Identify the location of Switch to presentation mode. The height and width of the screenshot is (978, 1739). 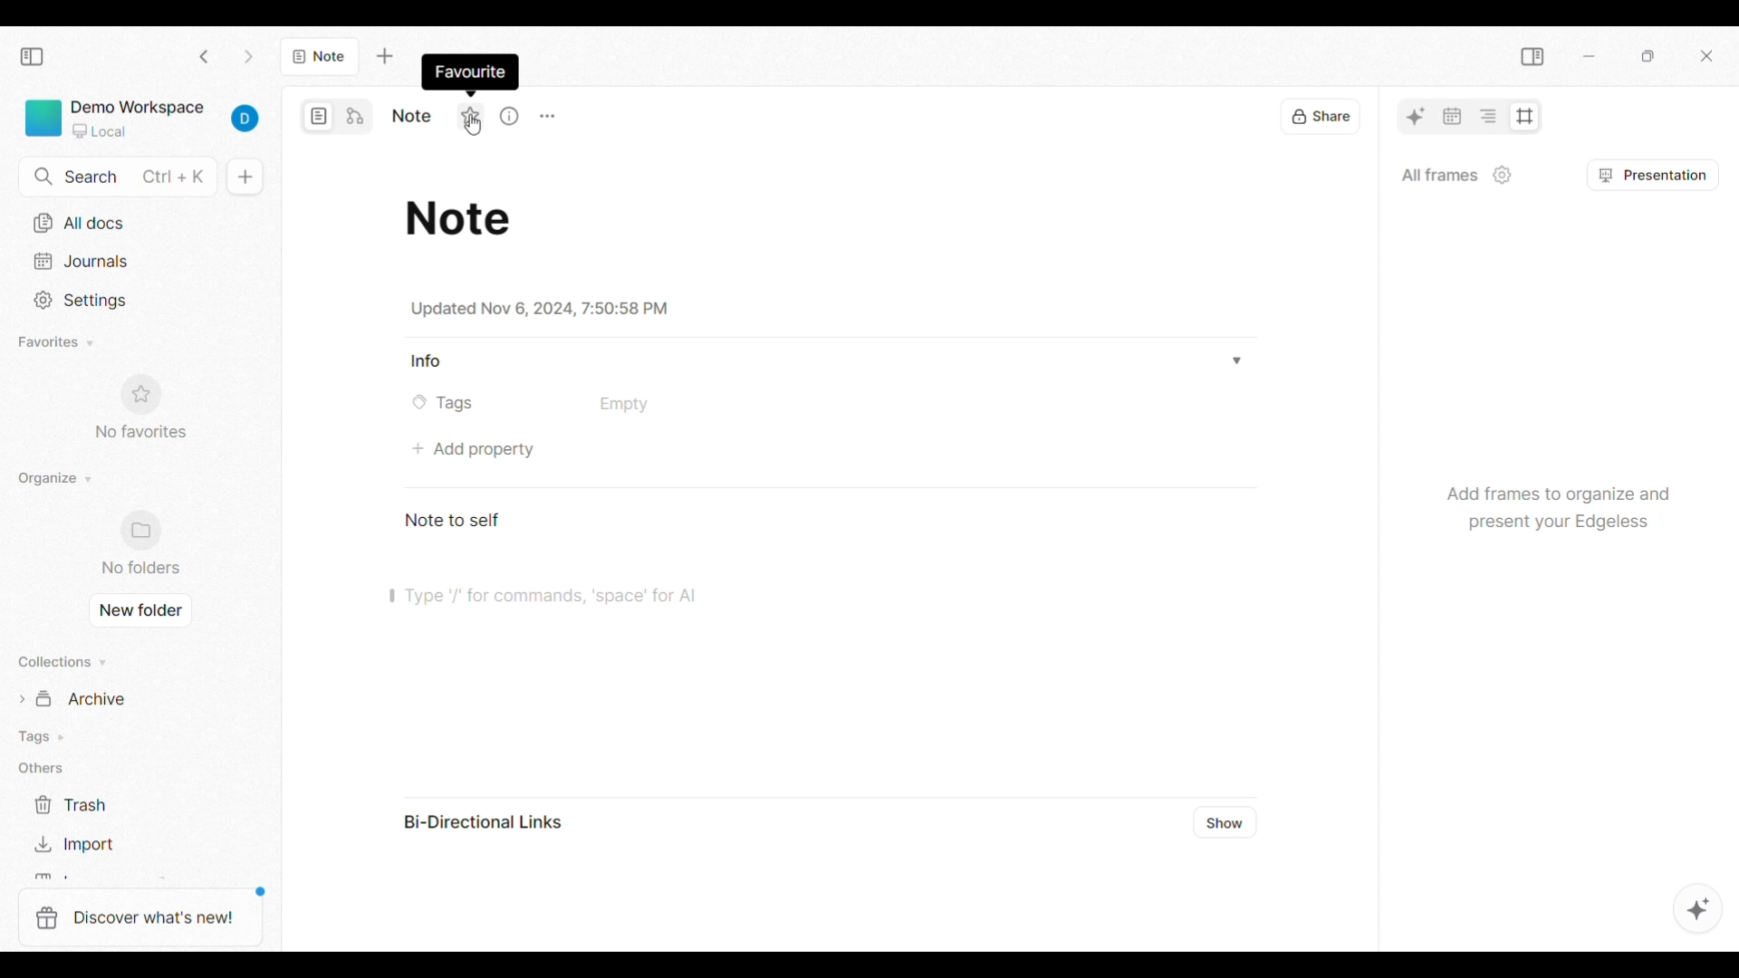
(1654, 175).